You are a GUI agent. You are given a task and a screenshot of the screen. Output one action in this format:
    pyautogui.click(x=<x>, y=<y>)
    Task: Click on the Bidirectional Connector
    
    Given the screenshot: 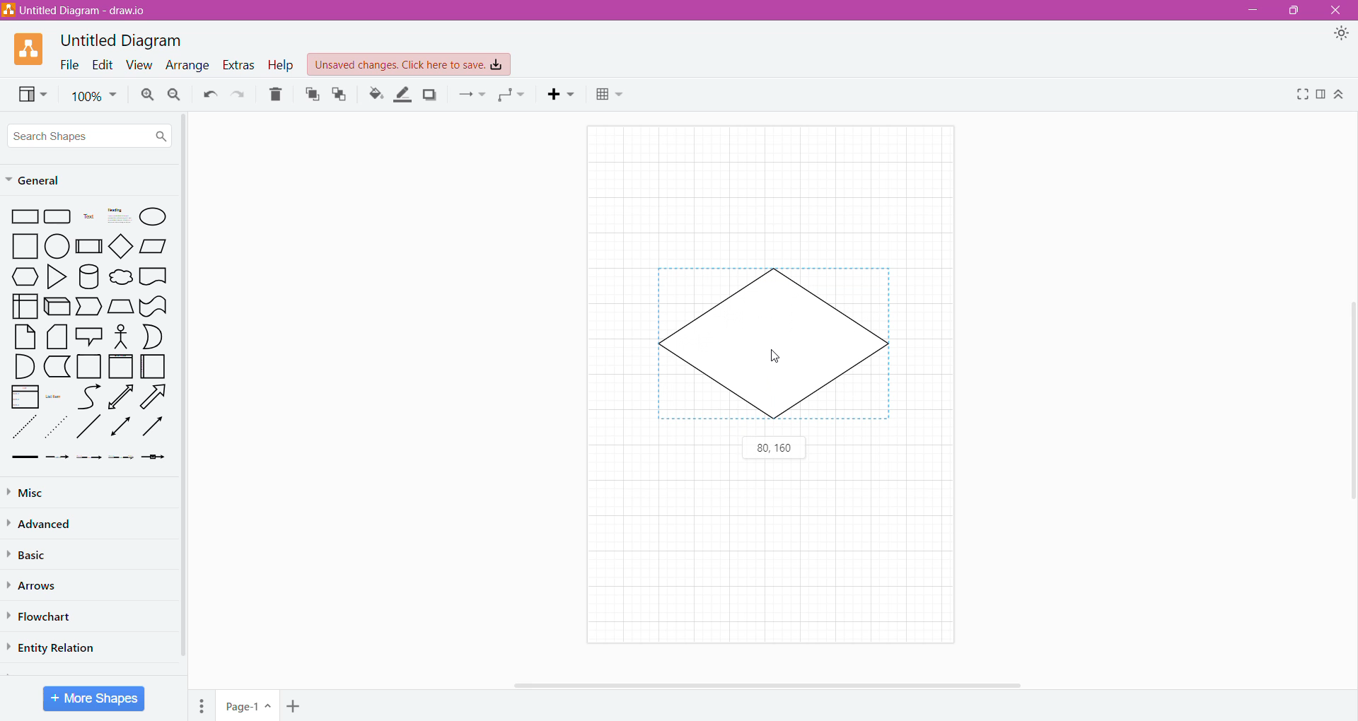 What is the action you would take?
    pyautogui.click(x=122, y=429)
    